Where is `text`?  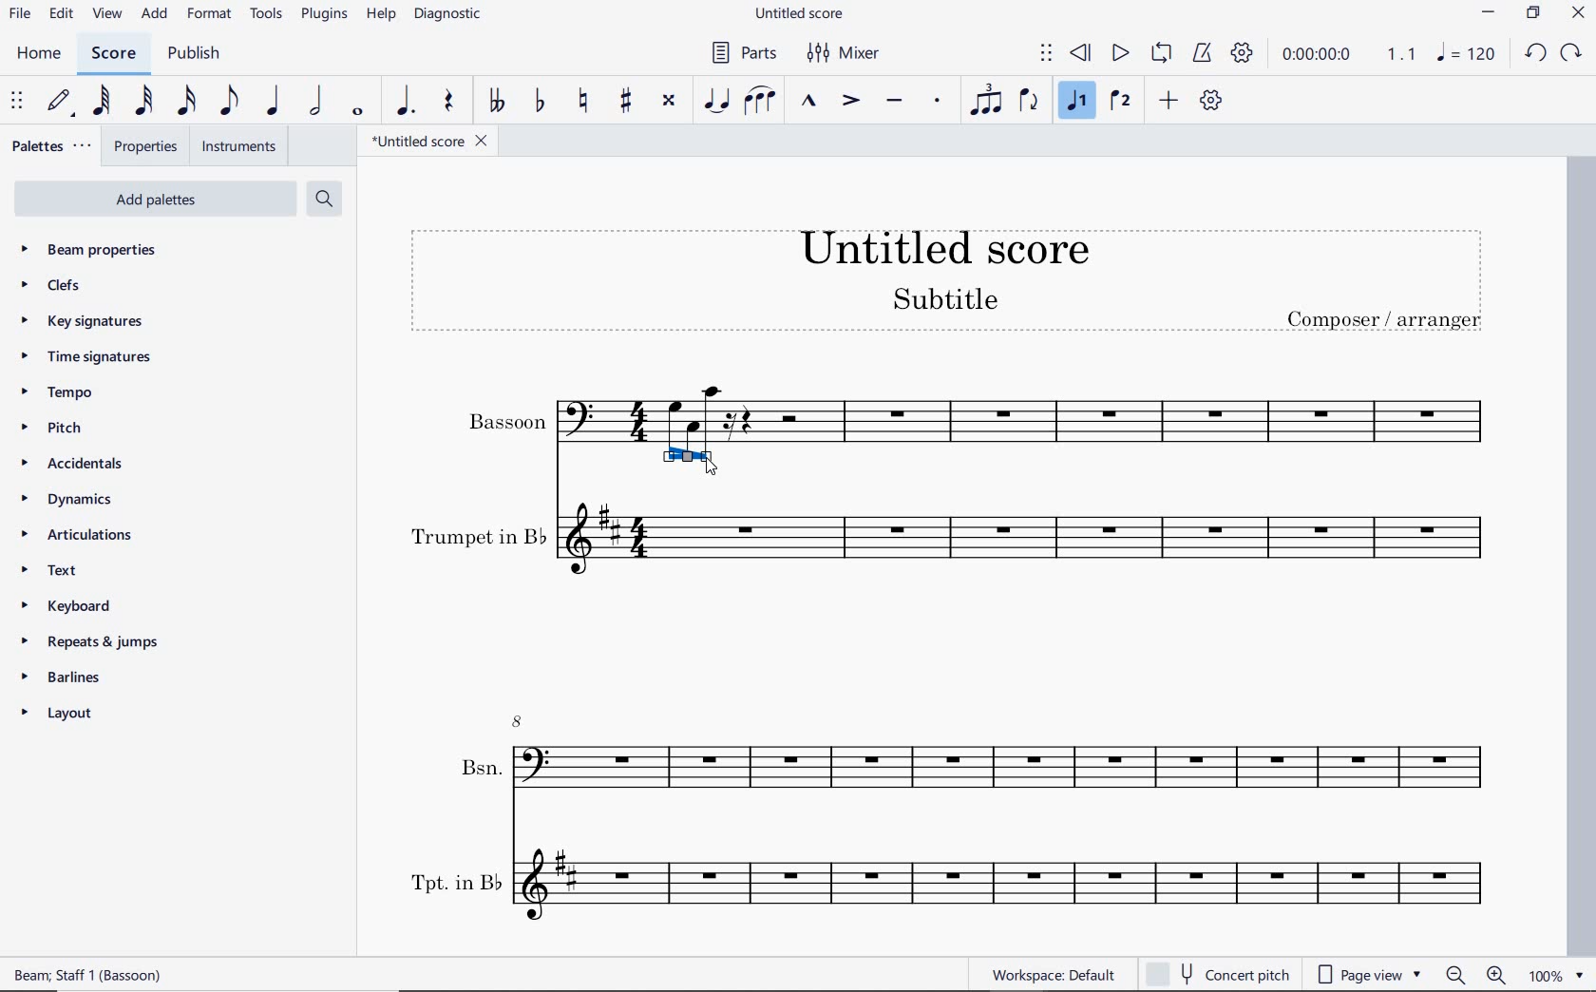 text is located at coordinates (52, 570).